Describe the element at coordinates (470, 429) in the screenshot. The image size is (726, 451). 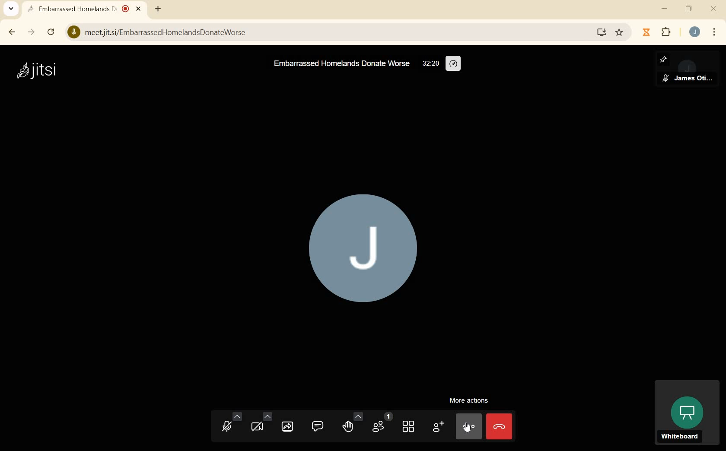
I see `cursor` at that location.